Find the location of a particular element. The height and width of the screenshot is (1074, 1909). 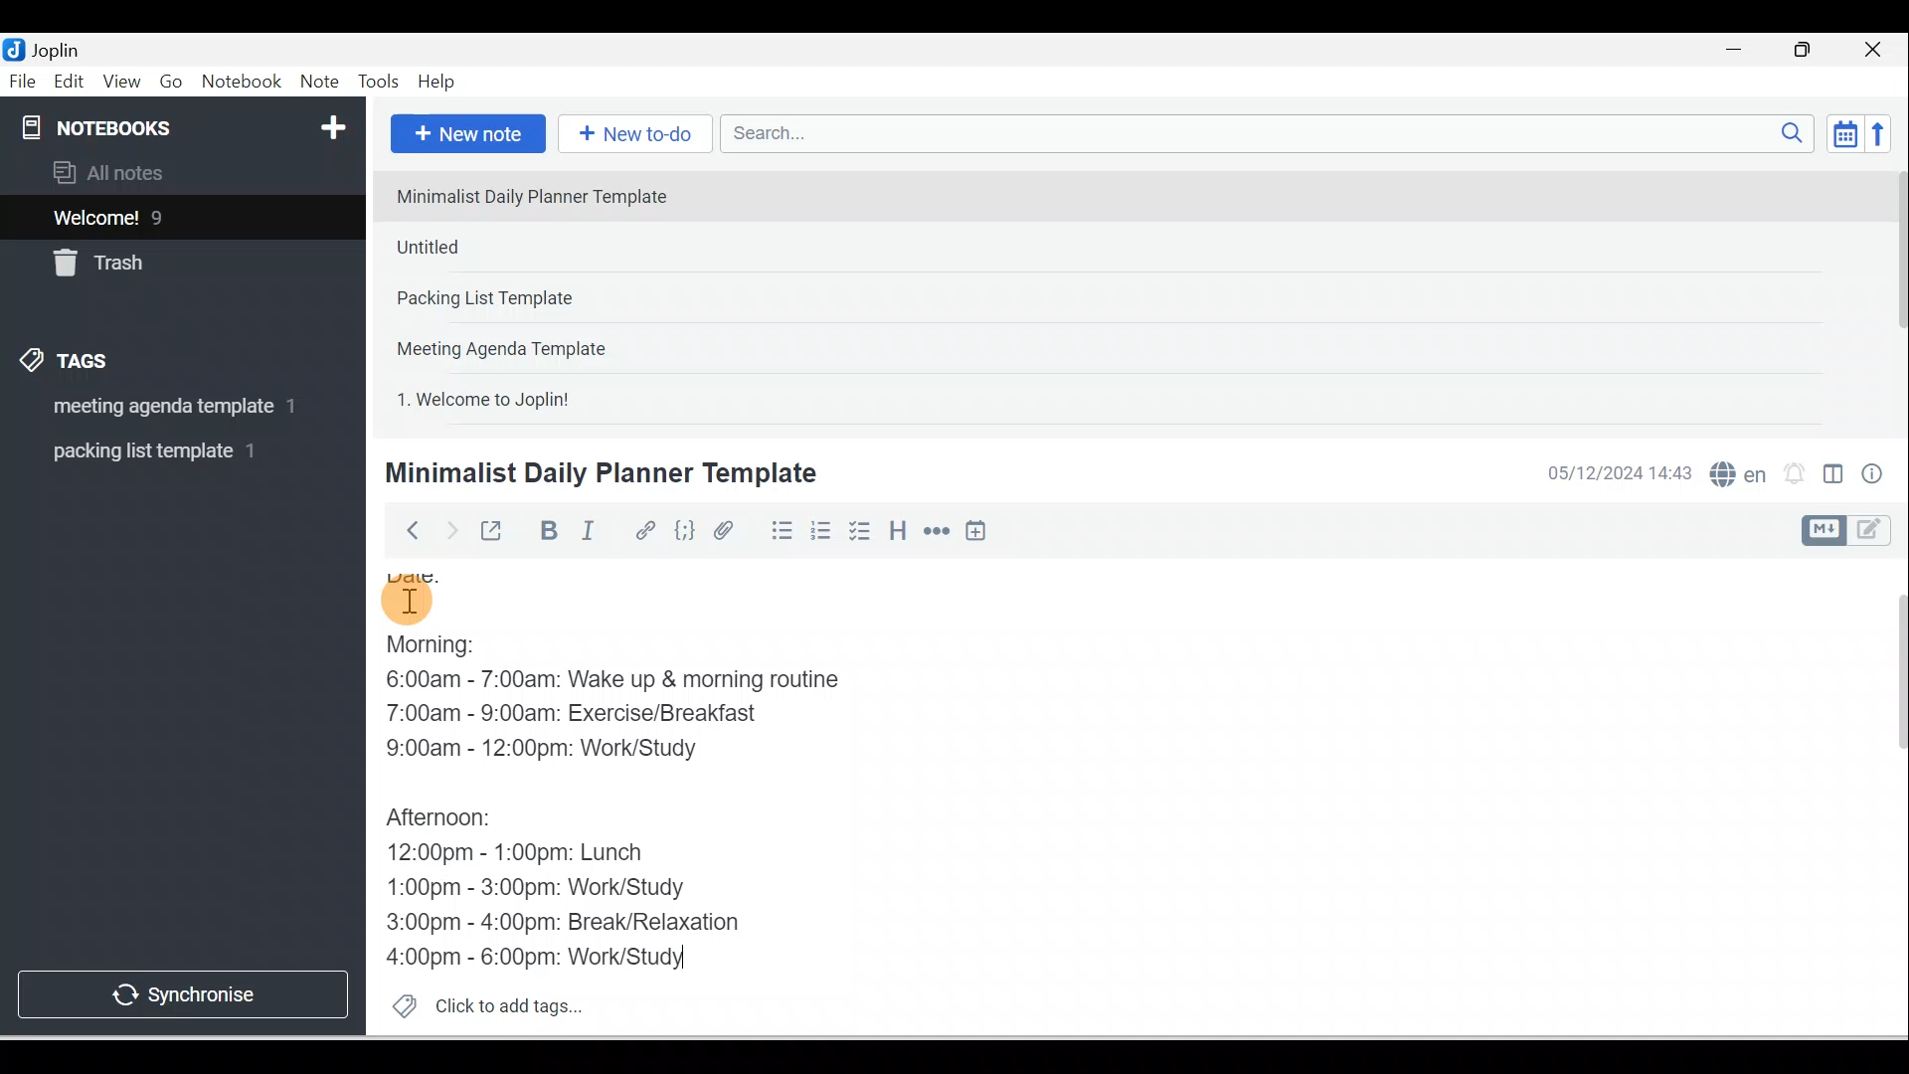

Forward is located at coordinates (449, 529).